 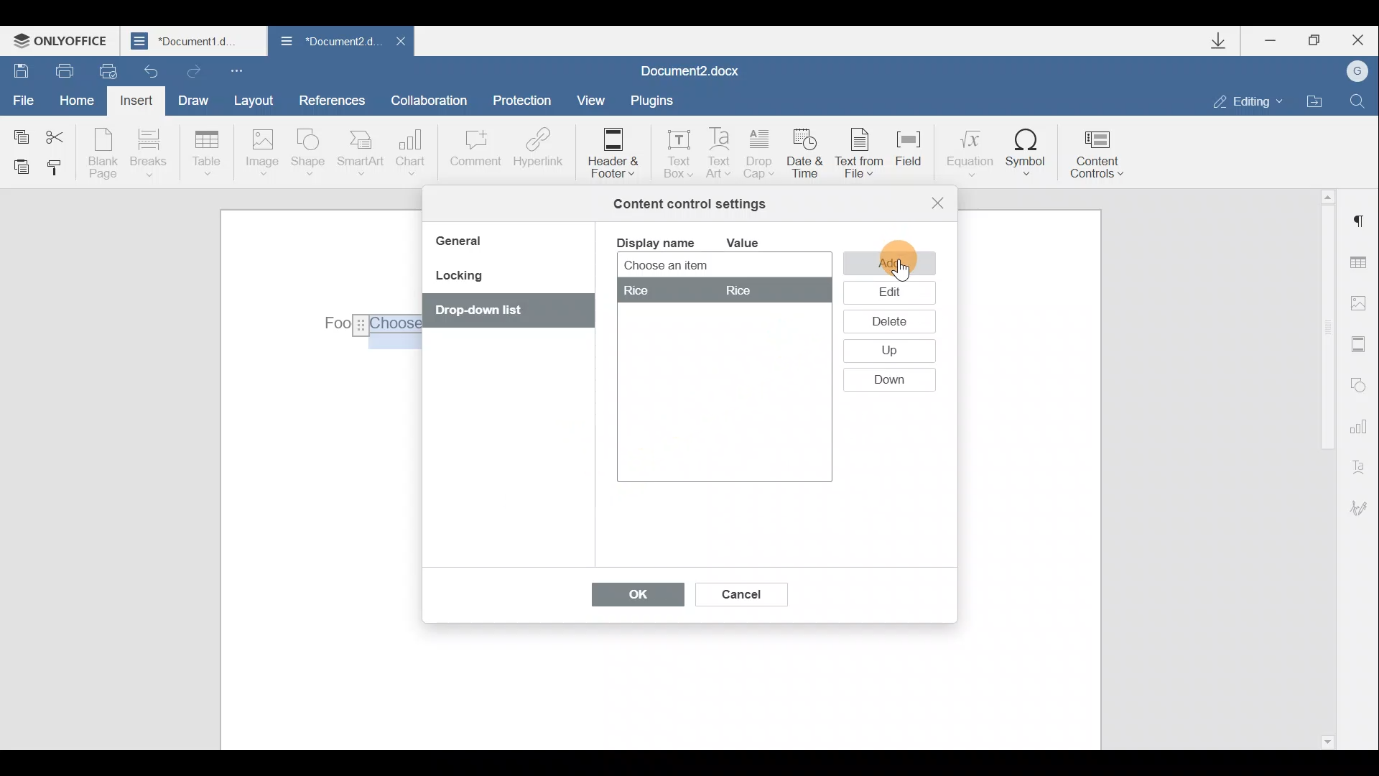 What do you see at coordinates (612, 152) in the screenshot?
I see `Header & footer` at bounding box center [612, 152].